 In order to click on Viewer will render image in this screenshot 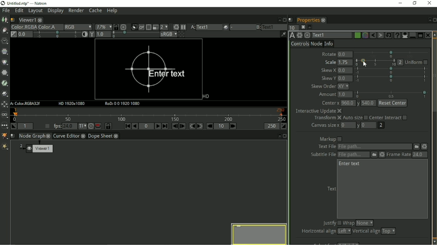, I will do `click(141, 27)`.